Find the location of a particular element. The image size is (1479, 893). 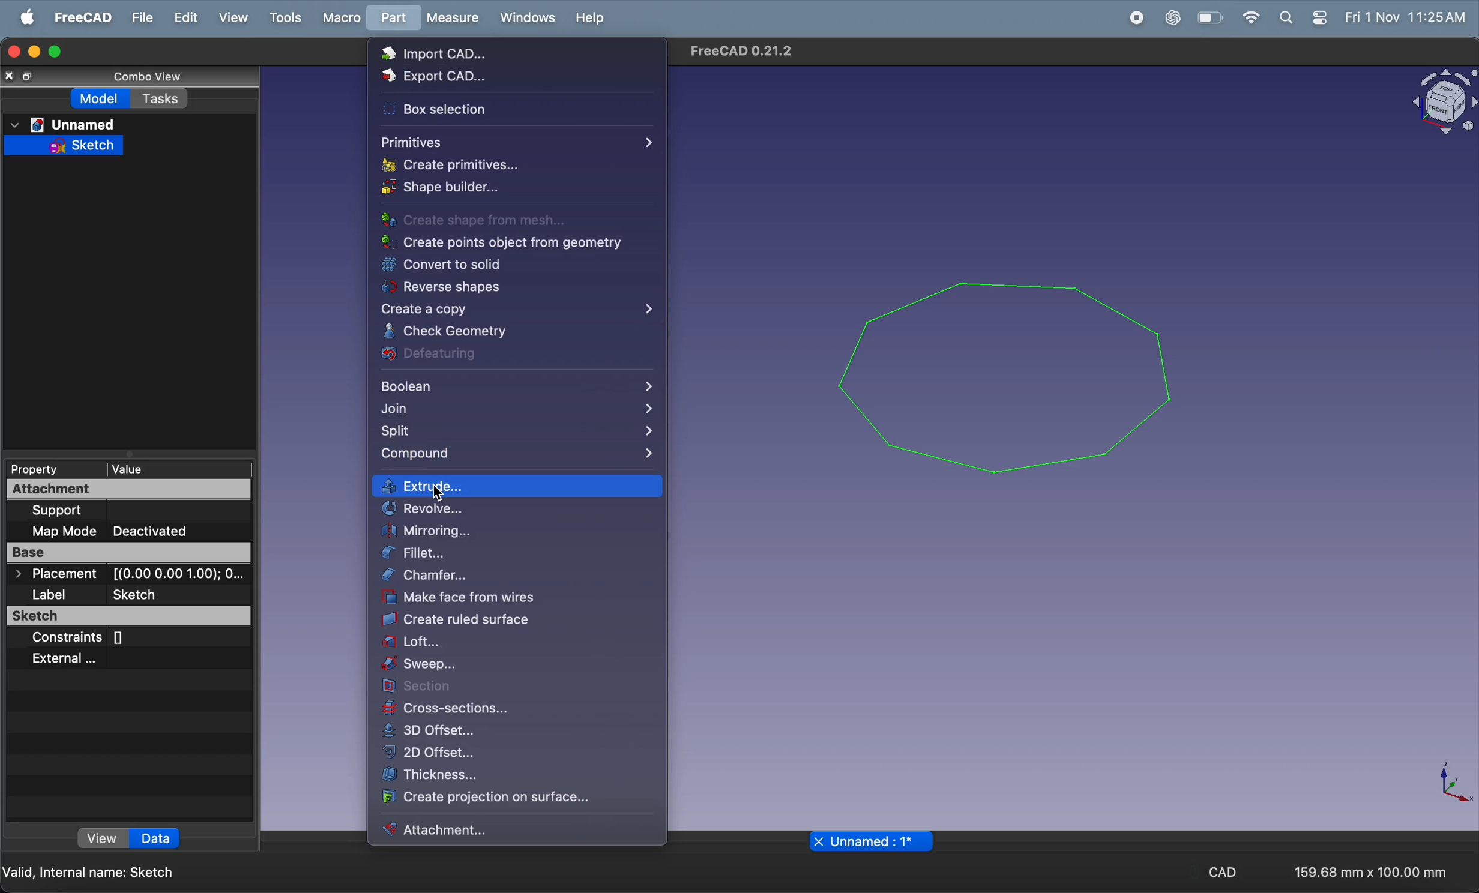

create a copy is located at coordinates (514, 311).